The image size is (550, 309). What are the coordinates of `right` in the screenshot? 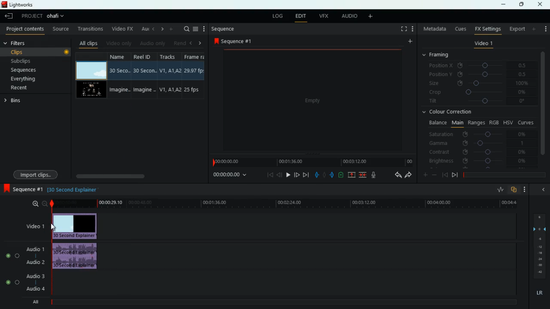 It's located at (200, 43).